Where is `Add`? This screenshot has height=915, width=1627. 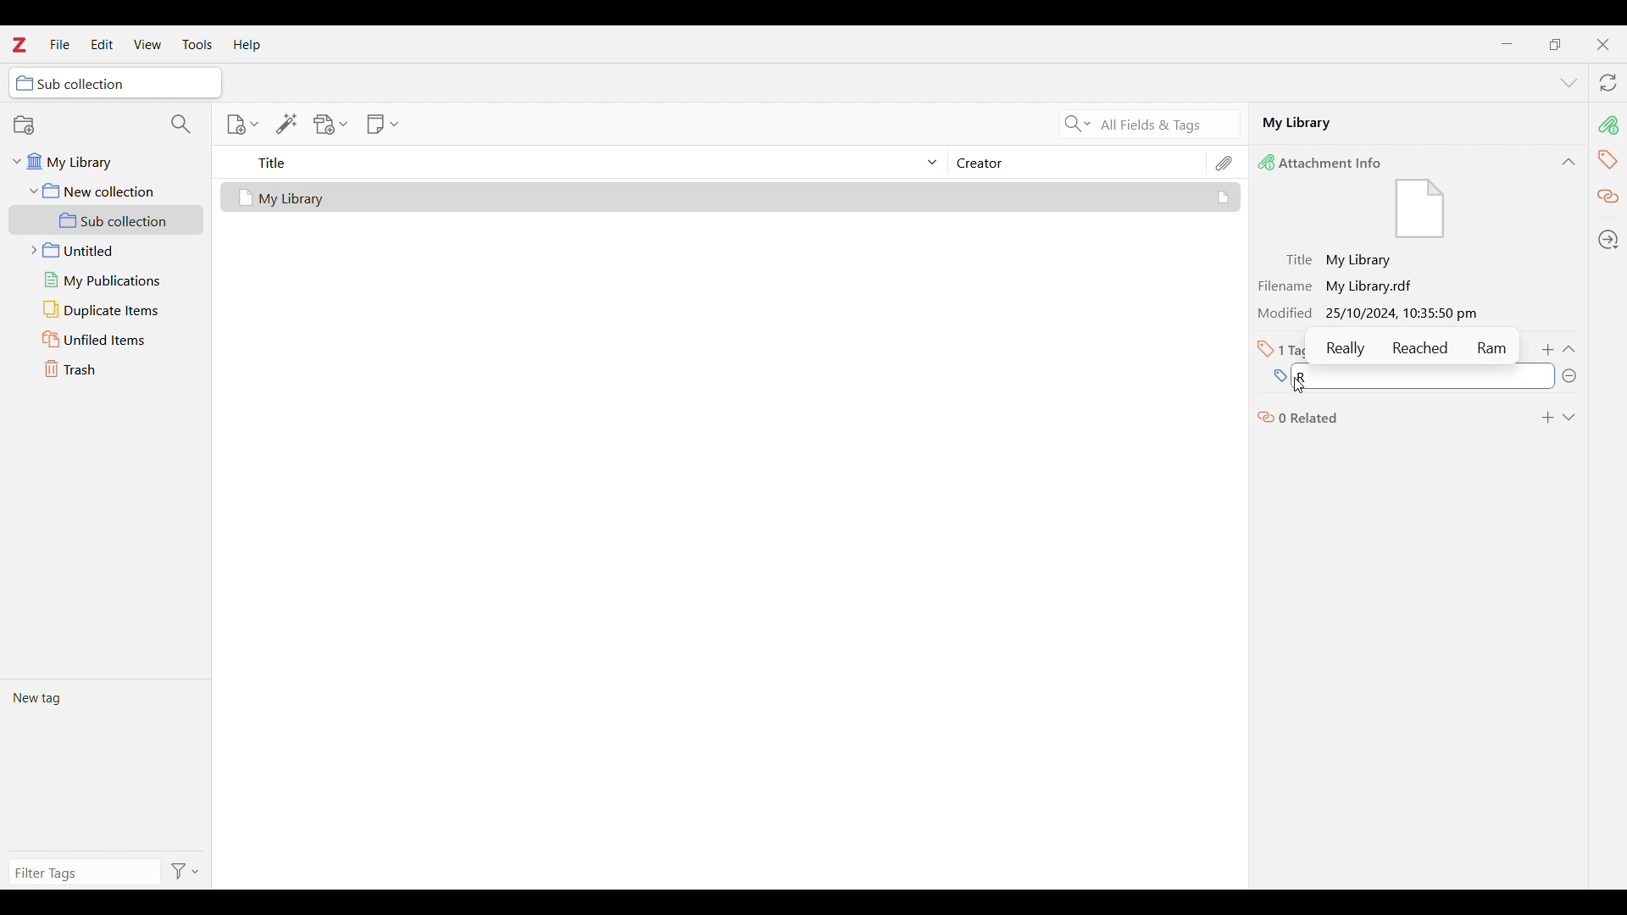
Add is located at coordinates (1547, 418).